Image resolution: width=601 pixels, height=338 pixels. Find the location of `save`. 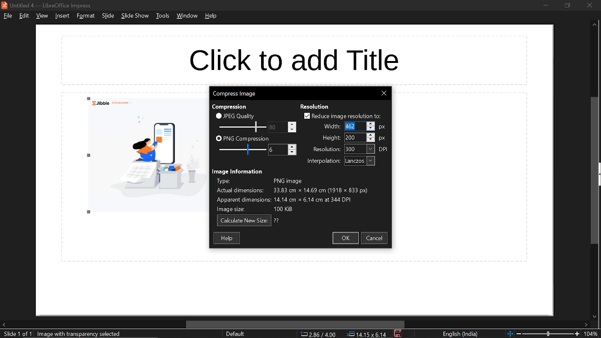

save is located at coordinates (399, 334).